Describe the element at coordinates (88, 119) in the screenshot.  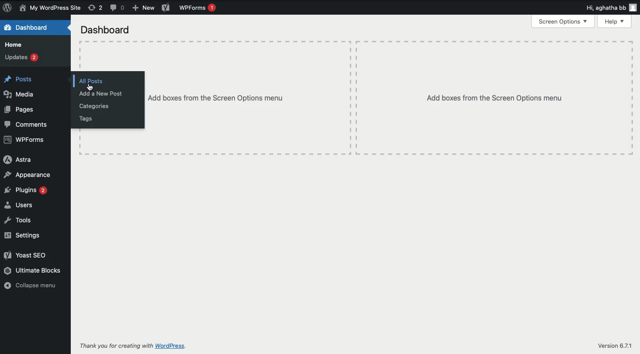
I see `Tags` at that location.